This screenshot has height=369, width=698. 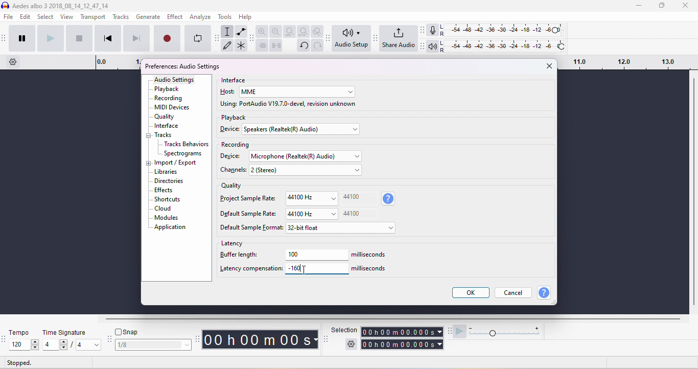 What do you see at coordinates (307, 171) in the screenshot?
I see `select channels` at bounding box center [307, 171].